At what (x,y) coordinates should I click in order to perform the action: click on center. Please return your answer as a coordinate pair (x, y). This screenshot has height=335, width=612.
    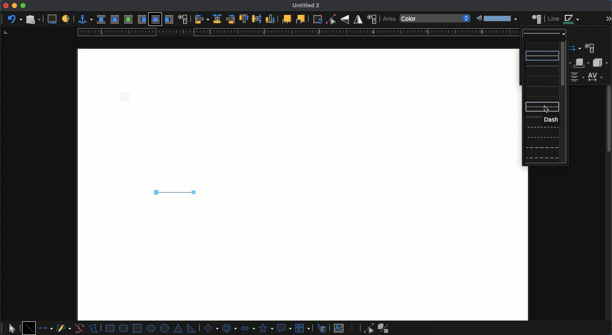
    Looking at the image, I should click on (217, 19).